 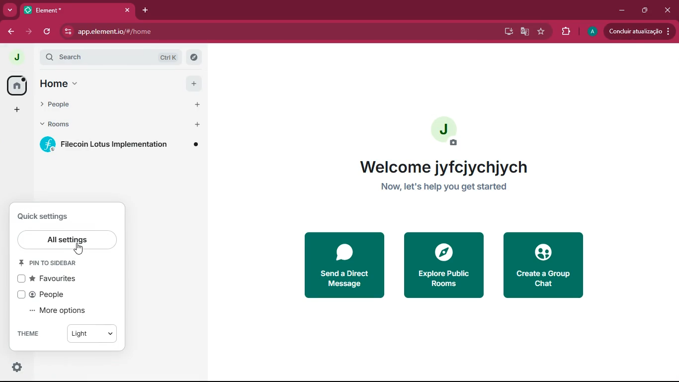 What do you see at coordinates (192, 83) in the screenshot?
I see `add button` at bounding box center [192, 83].